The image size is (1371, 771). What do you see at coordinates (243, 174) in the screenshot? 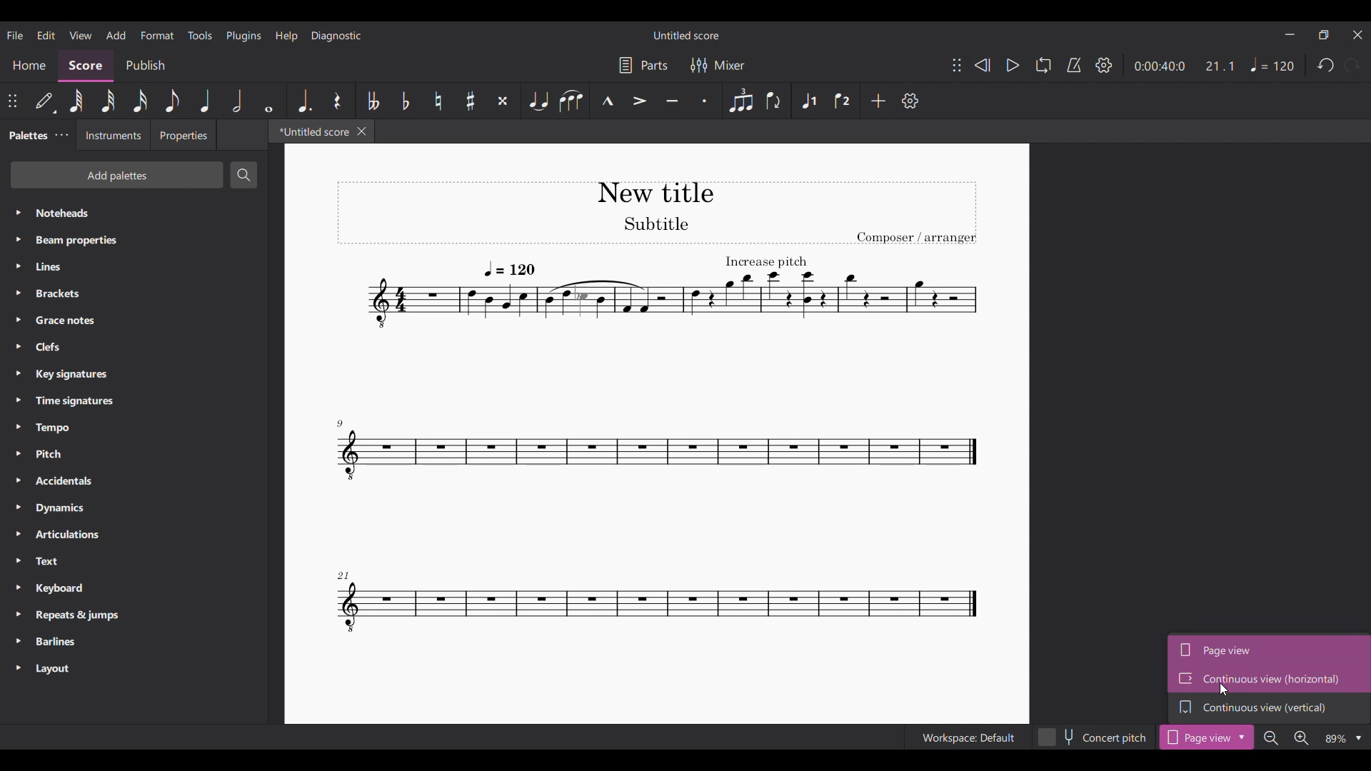
I see `Search` at bounding box center [243, 174].